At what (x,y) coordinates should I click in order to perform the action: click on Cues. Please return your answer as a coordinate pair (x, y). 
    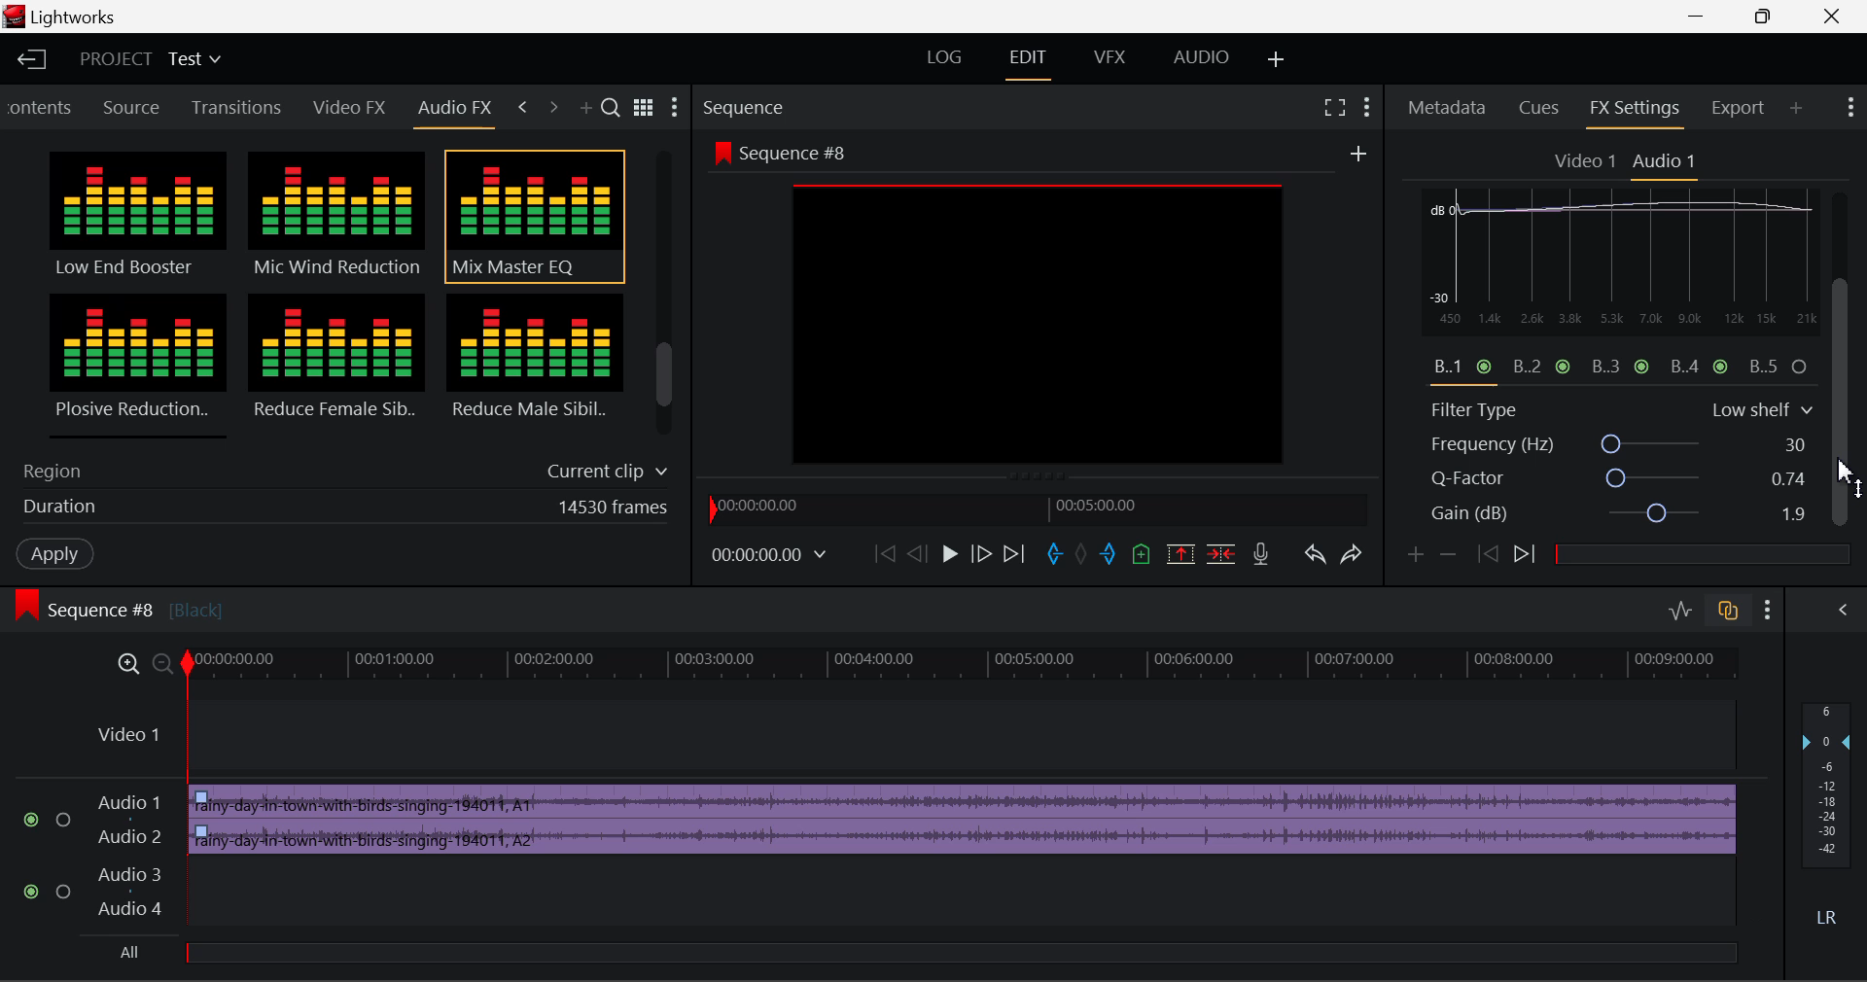
    Looking at the image, I should click on (1539, 110).